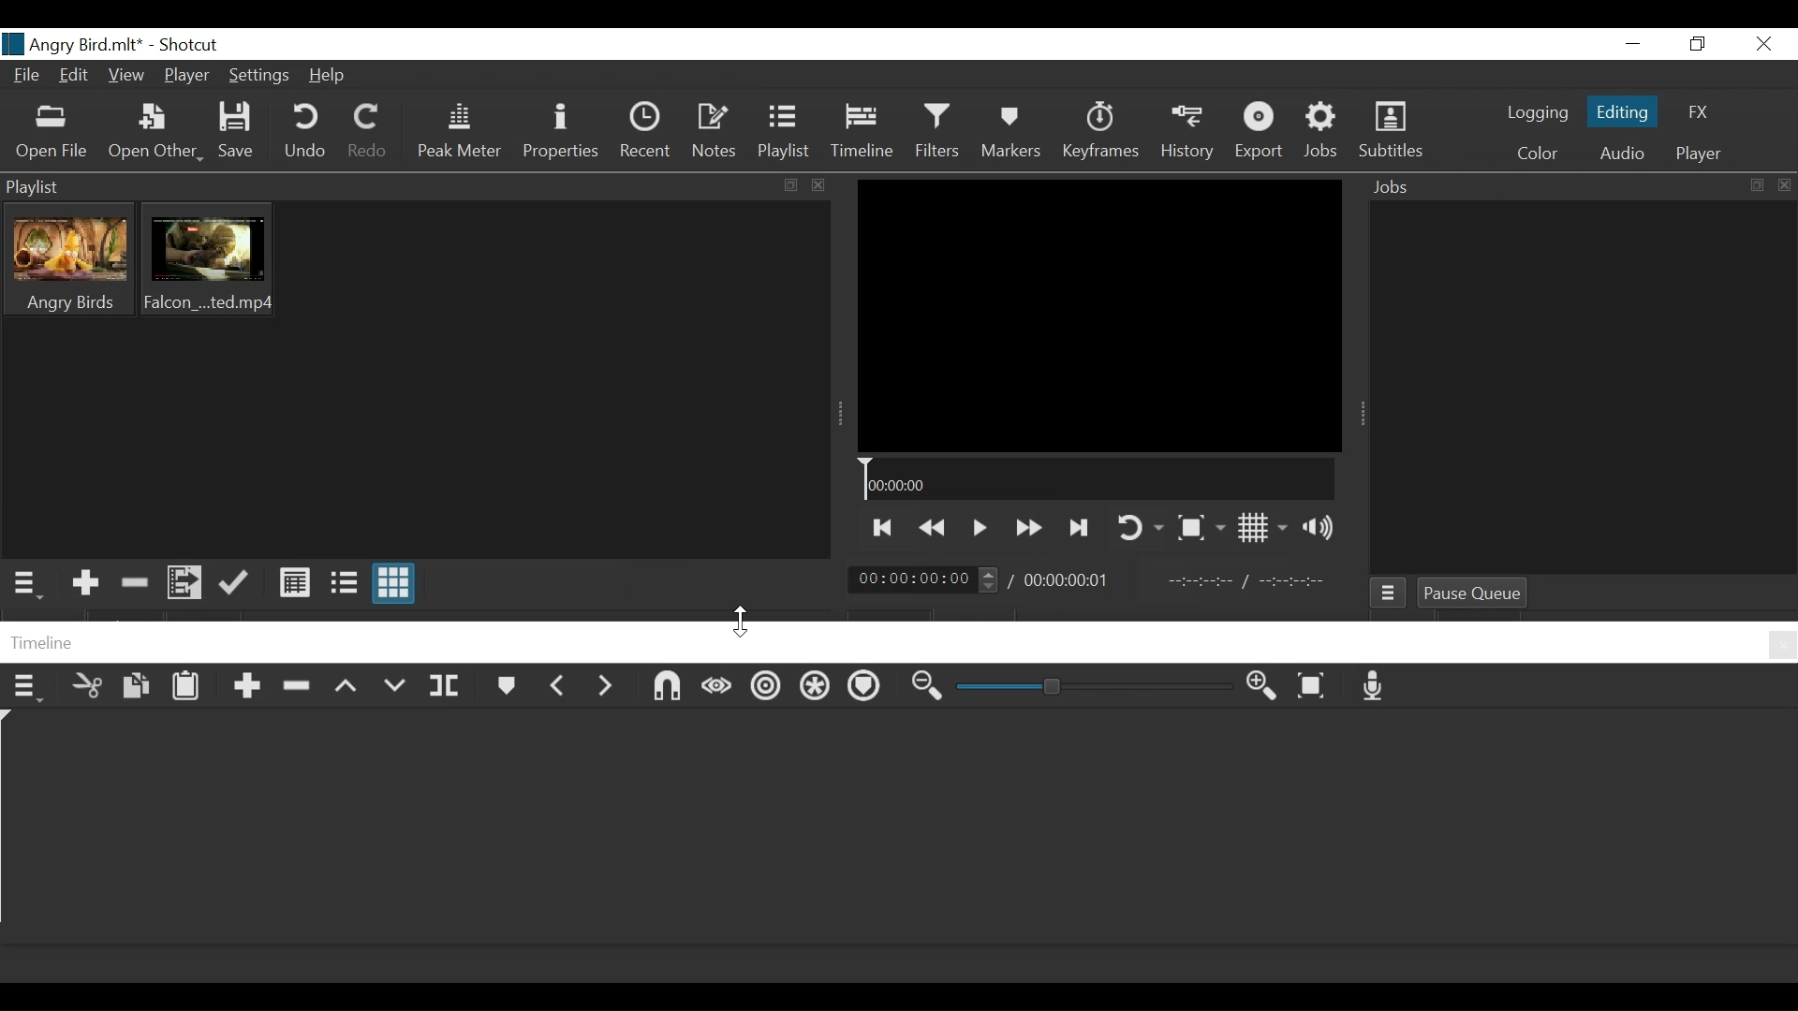 The image size is (1798, 1011). I want to click on Subtitles, so click(1394, 131).